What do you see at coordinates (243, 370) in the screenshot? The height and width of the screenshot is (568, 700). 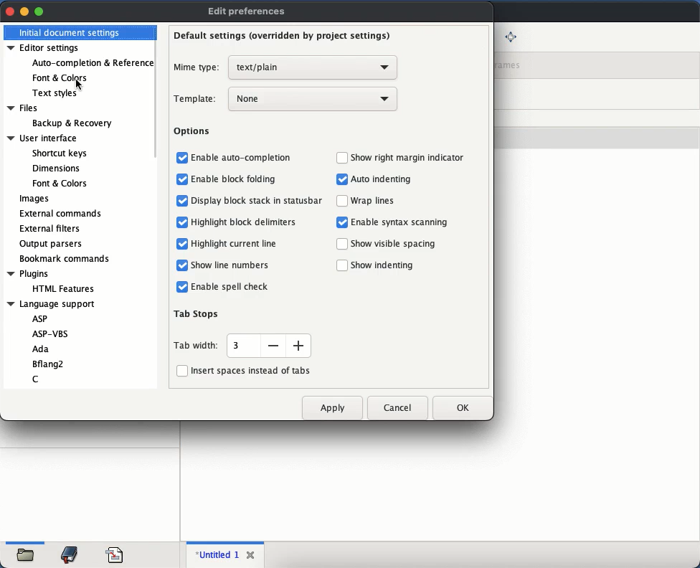 I see `insert spaces instead of tabs` at bounding box center [243, 370].